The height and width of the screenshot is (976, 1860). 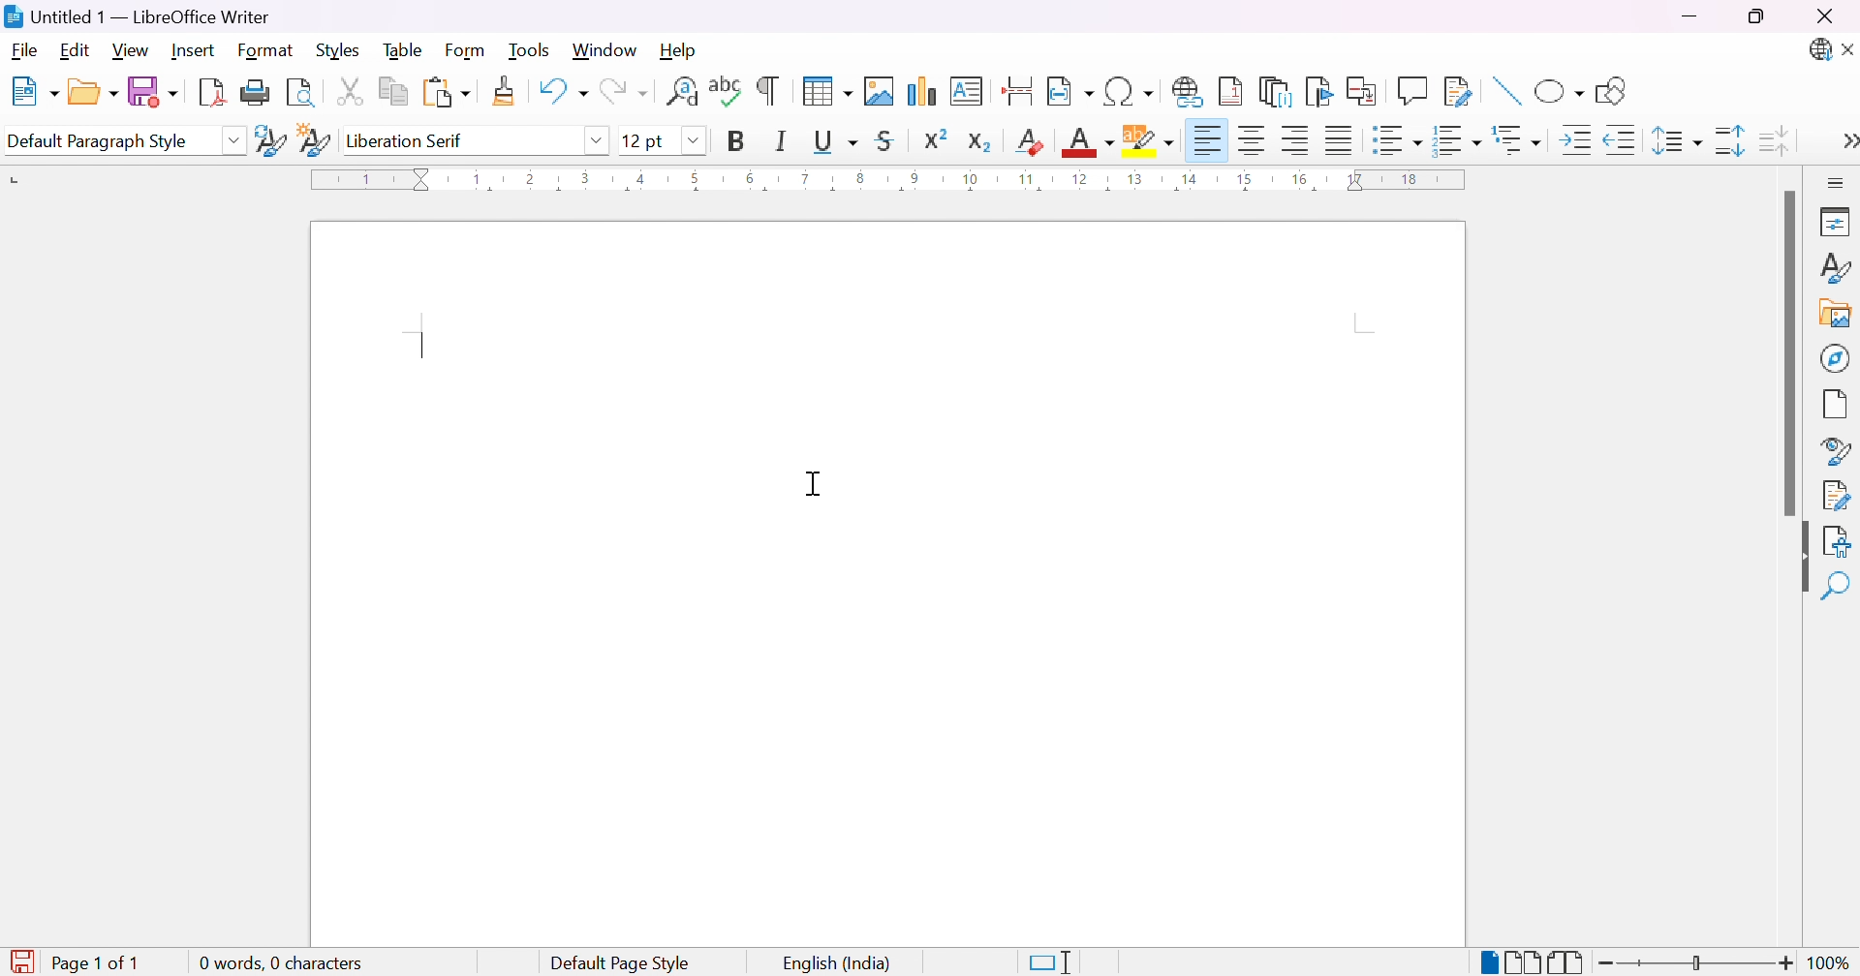 I want to click on Updates available., so click(x=1818, y=50).